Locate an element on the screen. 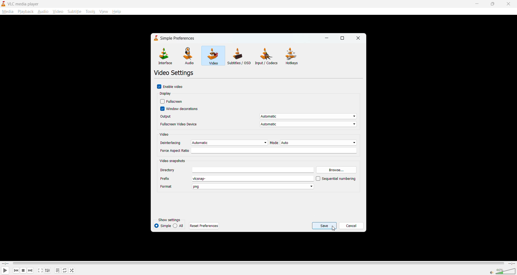 Image resolution: width=517 pixels, height=275 pixels. subtitles/osd is located at coordinates (239, 56).